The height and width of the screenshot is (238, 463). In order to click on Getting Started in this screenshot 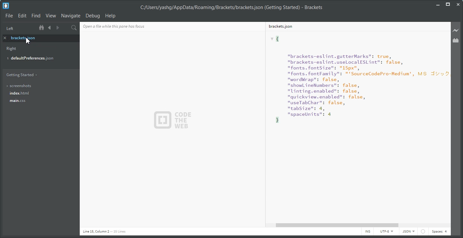, I will do `click(22, 75)`.